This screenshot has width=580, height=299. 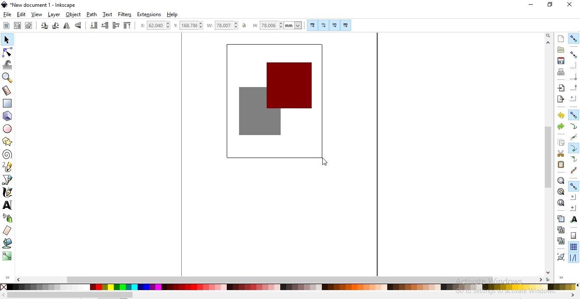 I want to click on create duplicate, so click(x=560, y=218).